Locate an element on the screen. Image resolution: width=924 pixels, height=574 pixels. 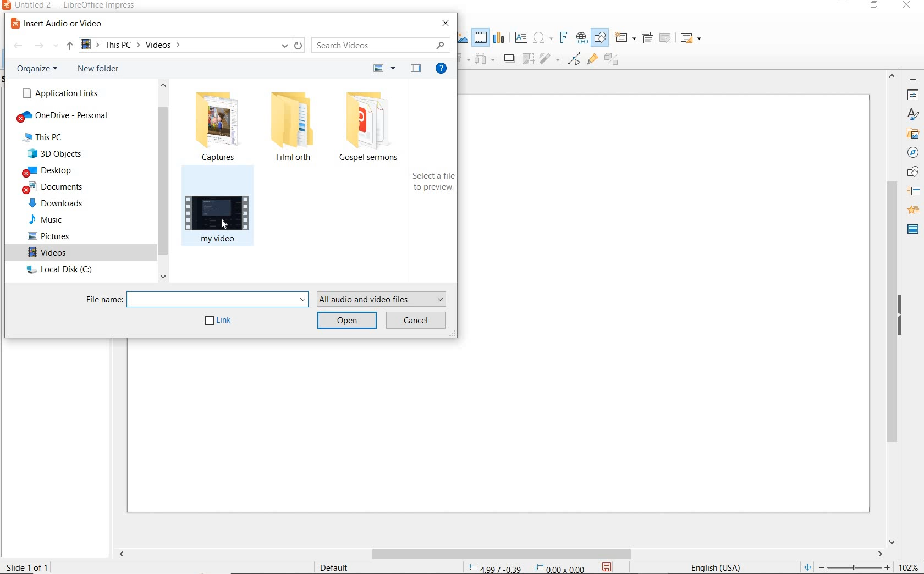
TEXT LANGUAGE is located at coordinates (719, 565).